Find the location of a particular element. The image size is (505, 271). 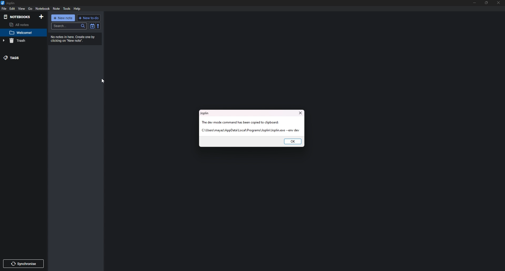

help is located at coordinates (77, 9).